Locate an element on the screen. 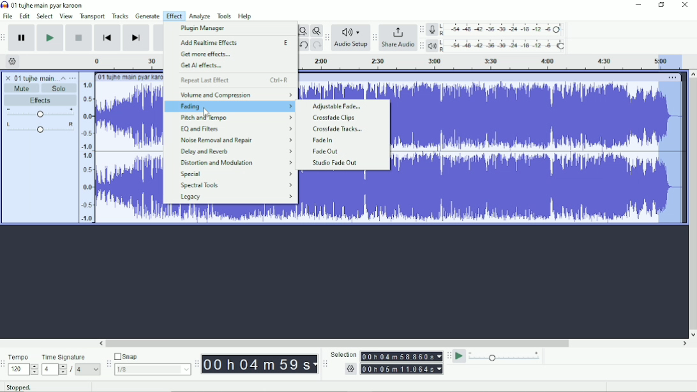 This screenshot has width=697, height=392. Snap is located at coordinates (153, 357).